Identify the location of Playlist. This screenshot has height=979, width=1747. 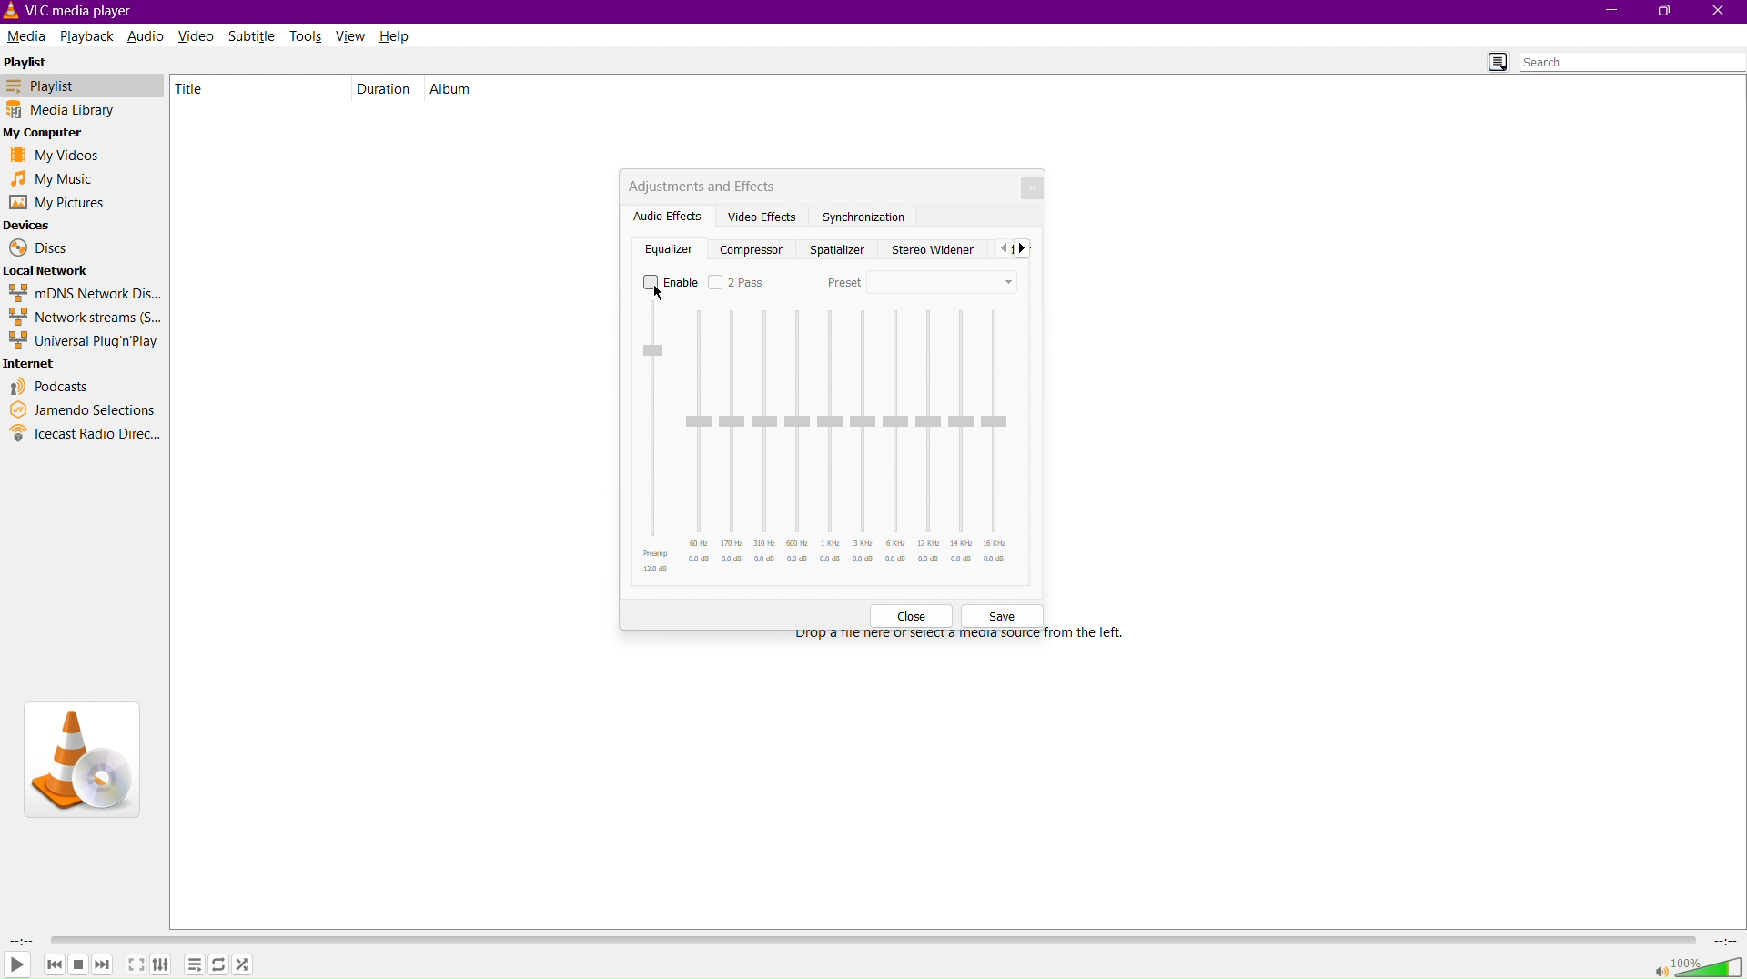
(83, 85).